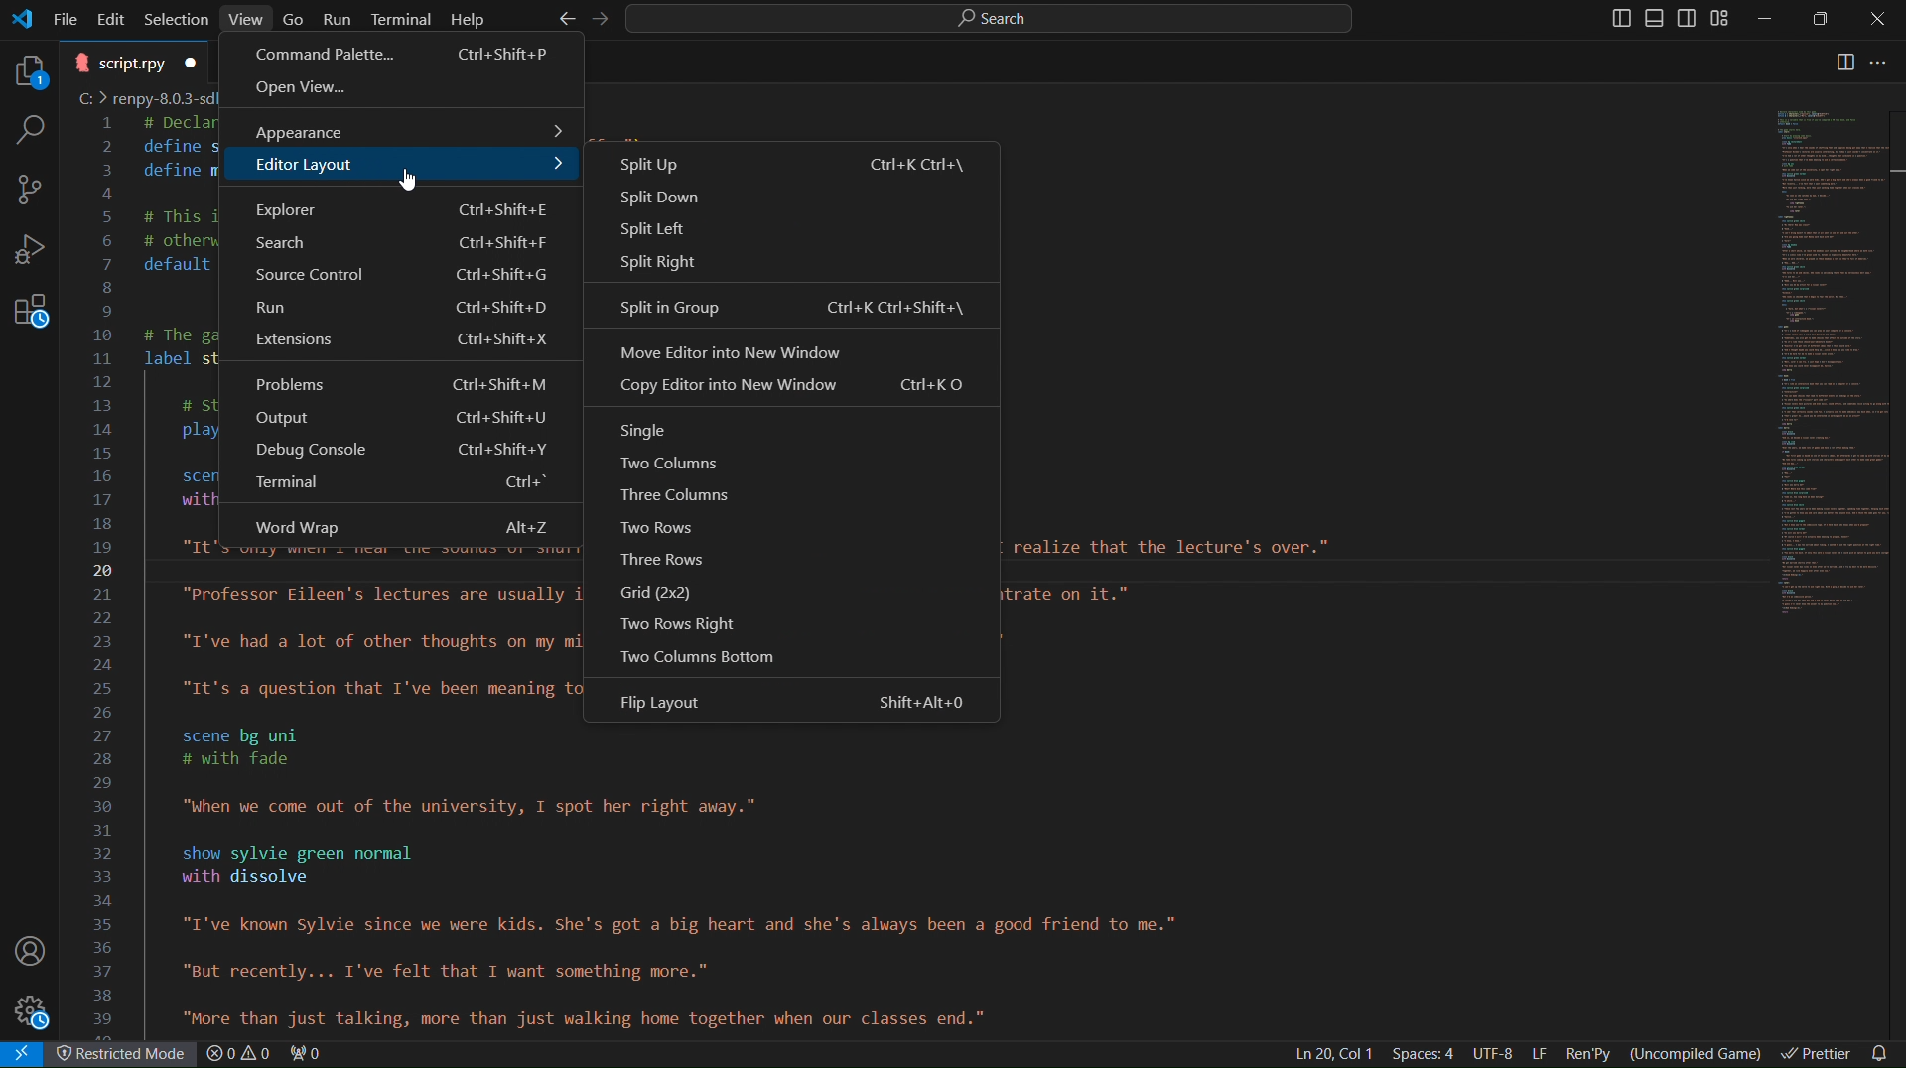  What do you see at coordinates (403, 91) in the screenshot?
I see `Open View` at bounding box center [403, 91].